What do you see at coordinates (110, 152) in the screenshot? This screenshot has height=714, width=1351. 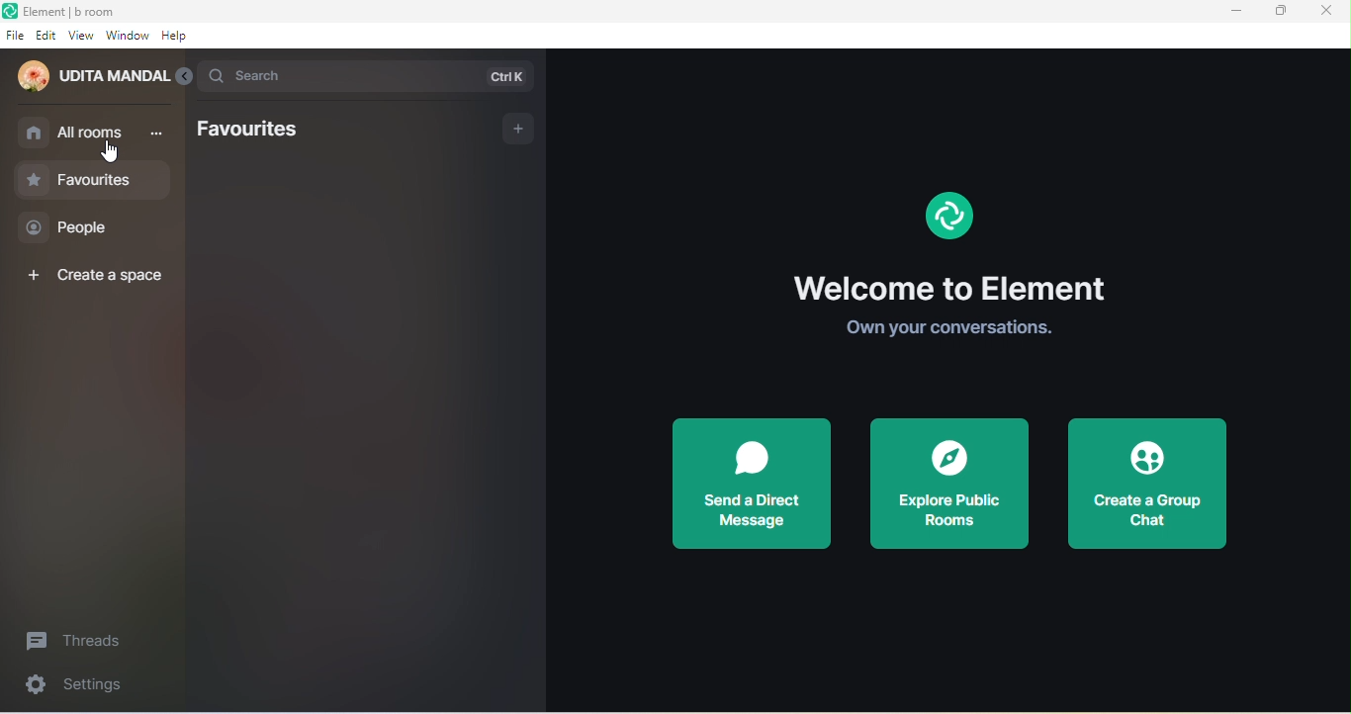 I see `cursor` at bounding box center [110, 152].